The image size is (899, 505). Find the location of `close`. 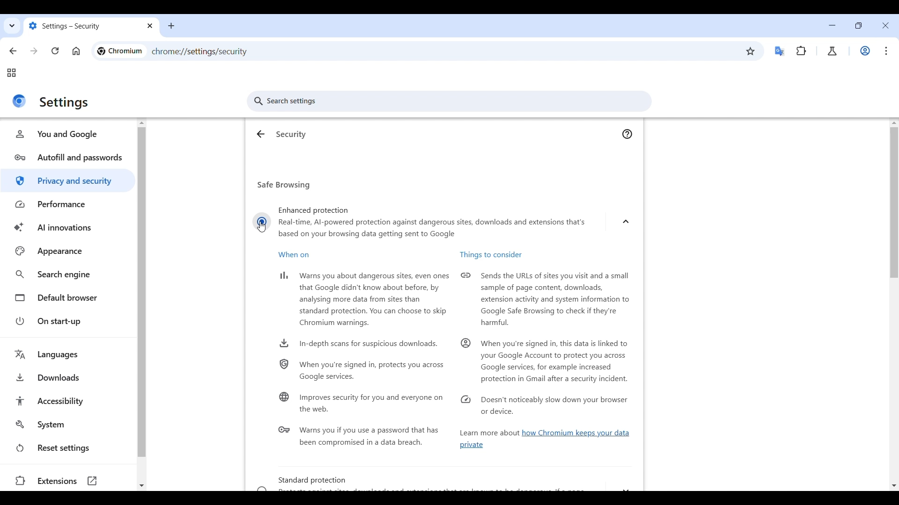

close is located at coordinates (149, 28).